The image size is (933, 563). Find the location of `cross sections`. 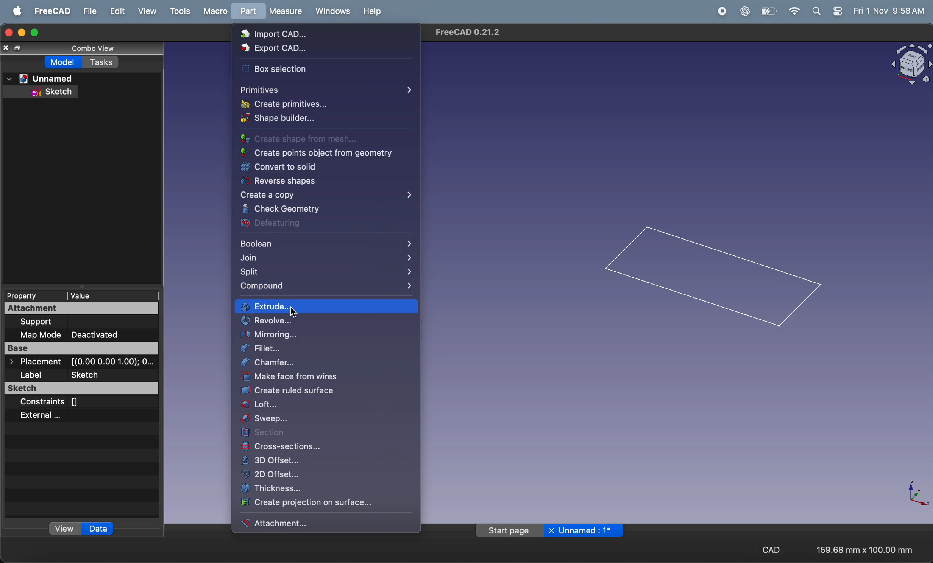

cross sections is located at coordinates (326, 447).